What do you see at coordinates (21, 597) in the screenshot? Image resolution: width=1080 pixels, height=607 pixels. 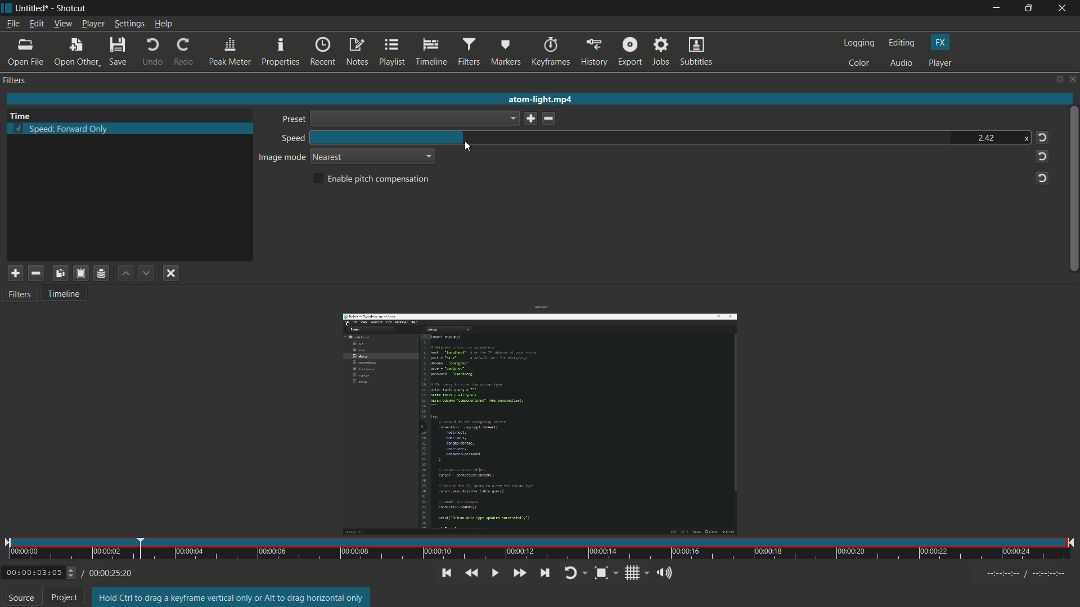 I see `source` at bounding box center [21, 597].